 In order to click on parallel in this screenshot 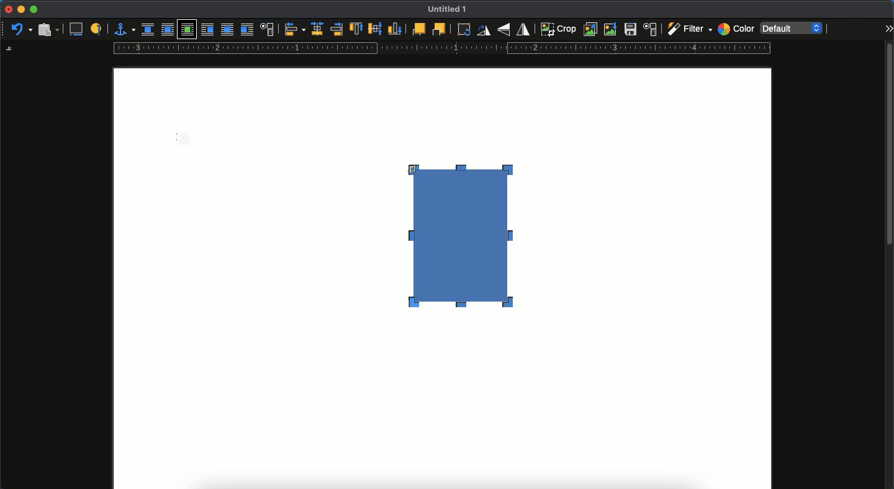, I will do `click(169, 31)`.